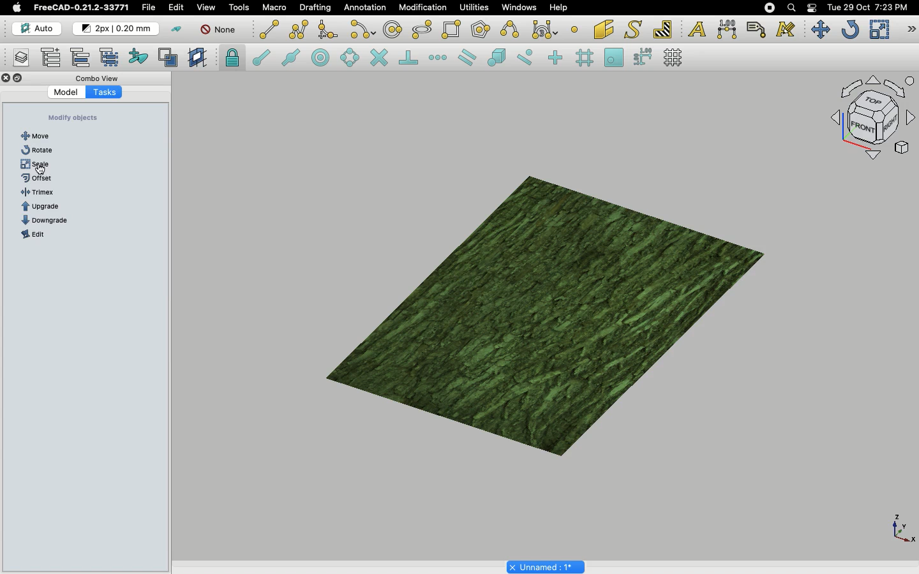 Image resolution: width=919 pixels, height=574 pixels. Describe the element at coordinates (697, 28) in the screenshot. I see `Text` at that location.